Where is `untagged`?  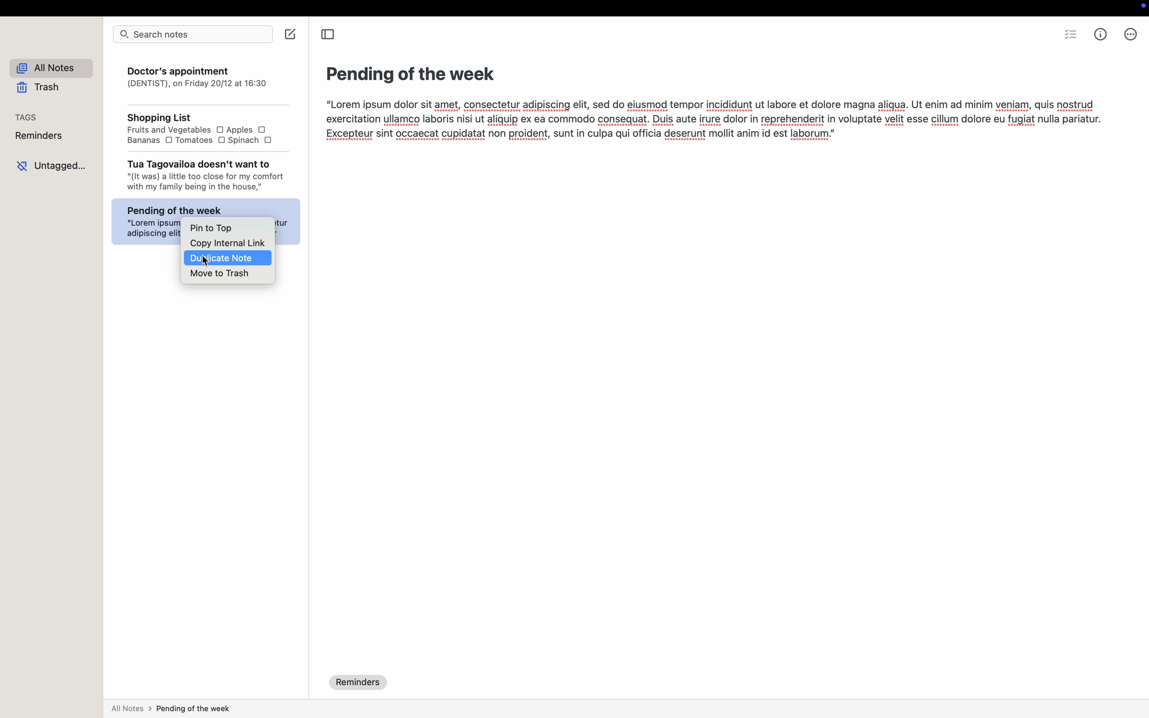 untagged is located at coordinates (49, 164).